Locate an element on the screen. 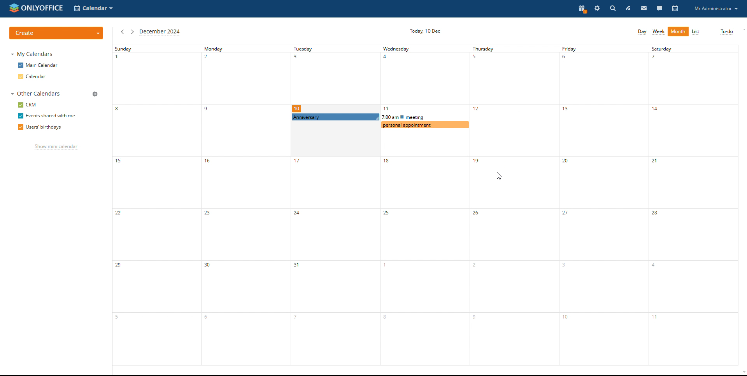  calendar is located at coordinates (675, 9).